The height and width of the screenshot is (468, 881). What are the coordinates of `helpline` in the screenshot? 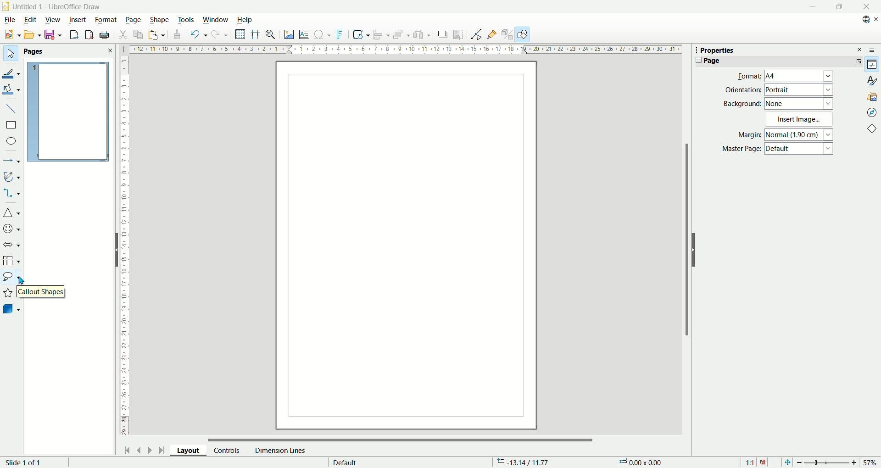 It's located at (256, 34).